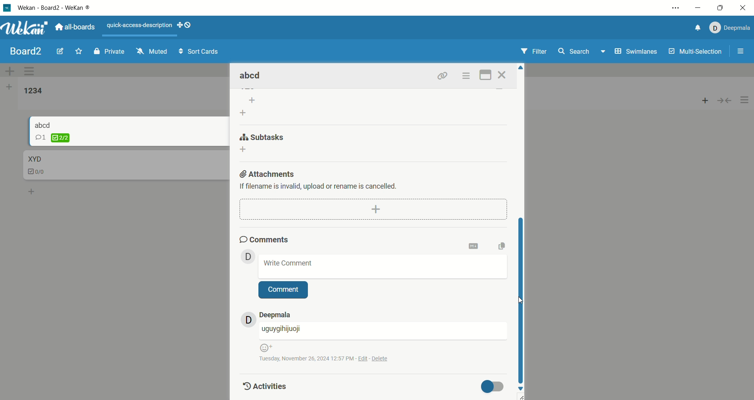  Describe the element at coordinates (474, 247) in the screenshot. I see `onvert to markdown` at that location.